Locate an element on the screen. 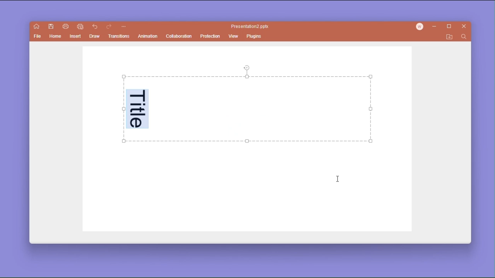 This screenshot has width=495, height=278. close is located at coordinates (464, 27).